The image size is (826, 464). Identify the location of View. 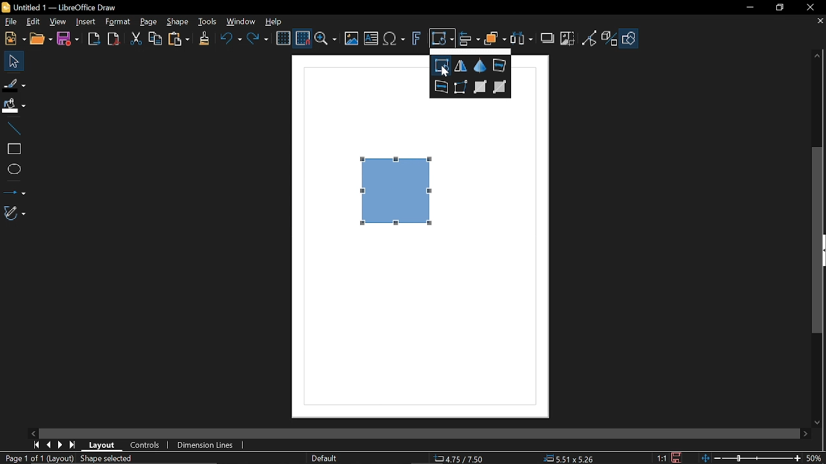
(57, 23).